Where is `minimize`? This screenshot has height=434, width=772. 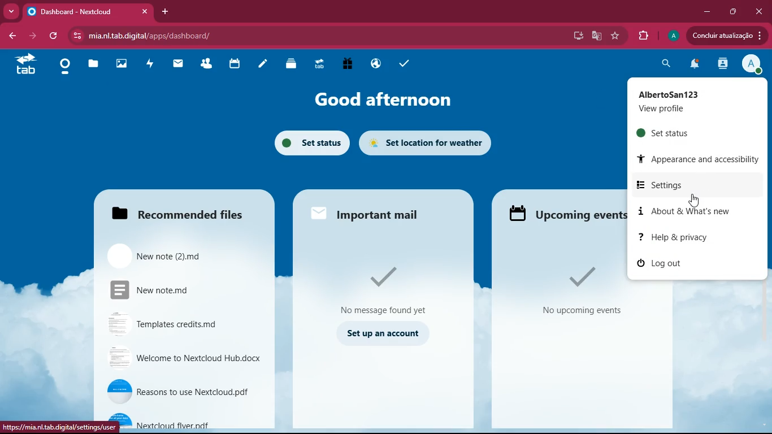
minimize is located at coordinates (706, 12).